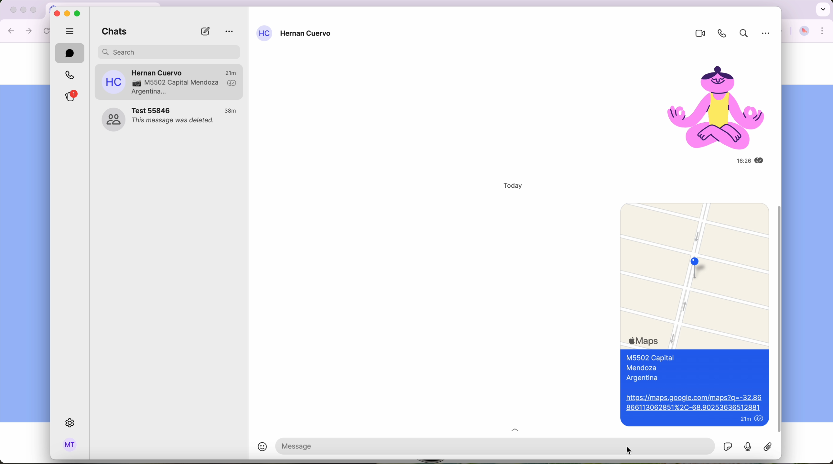  I want to click on options, so click(230, 32).